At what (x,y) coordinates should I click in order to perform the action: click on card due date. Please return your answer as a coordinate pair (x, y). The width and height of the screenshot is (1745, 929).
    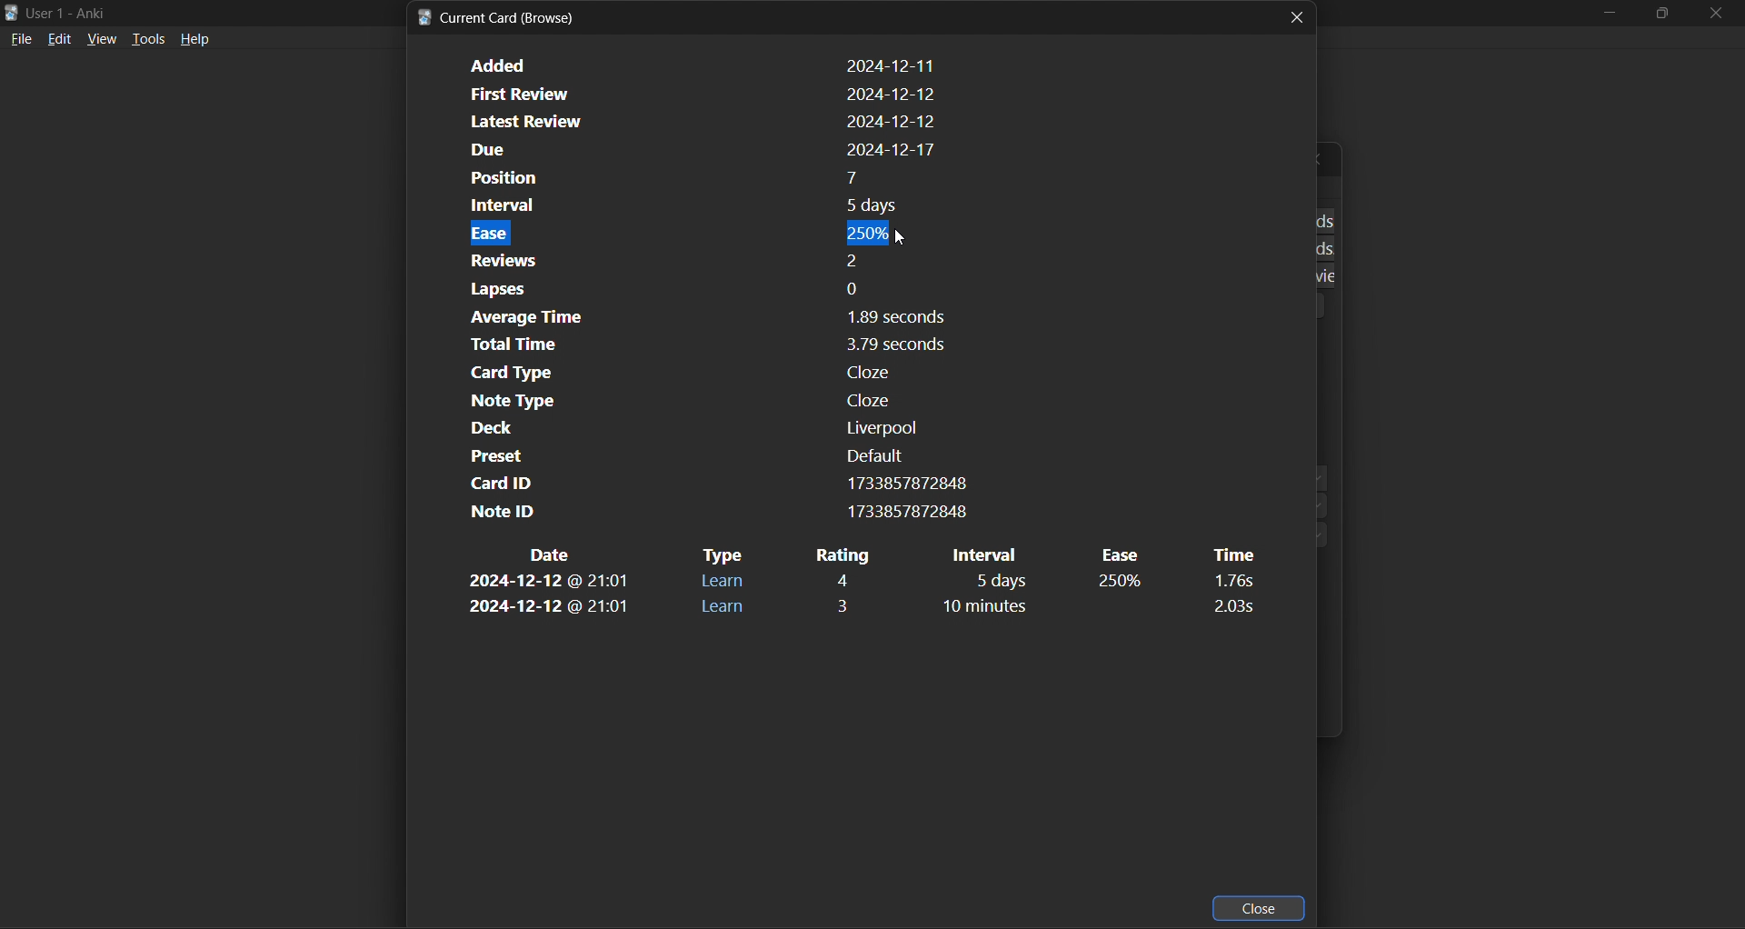
    Looking at the image, I should click on (698, 151).